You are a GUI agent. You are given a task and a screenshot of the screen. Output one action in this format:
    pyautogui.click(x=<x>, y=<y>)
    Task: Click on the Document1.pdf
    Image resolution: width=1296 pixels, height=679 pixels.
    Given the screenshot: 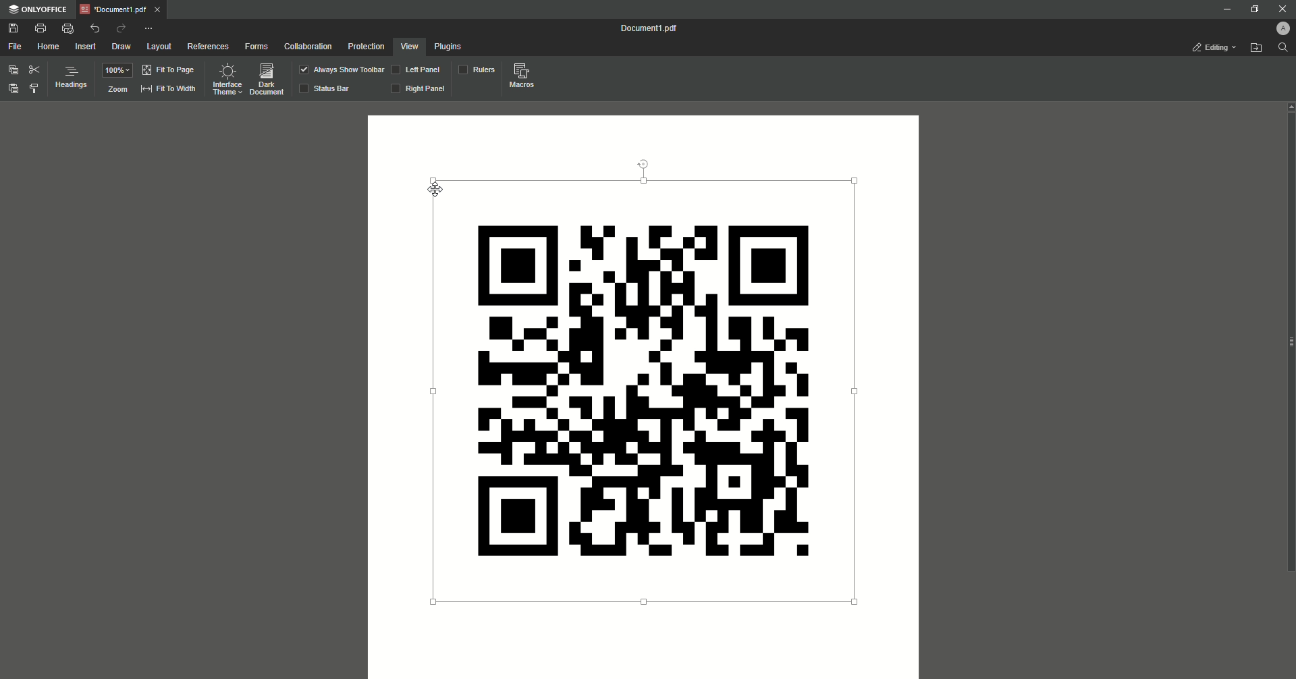 What is the action you would take?
    pyautogui.click(x=643, y=29)
    